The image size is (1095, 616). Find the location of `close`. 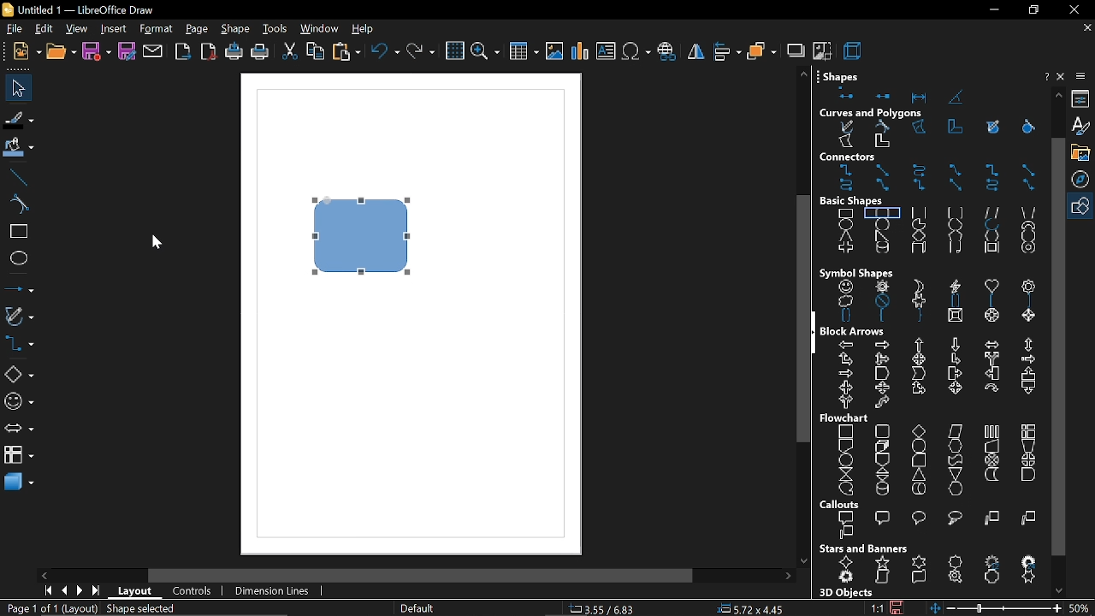

close is located at coordinates (1073, 9).